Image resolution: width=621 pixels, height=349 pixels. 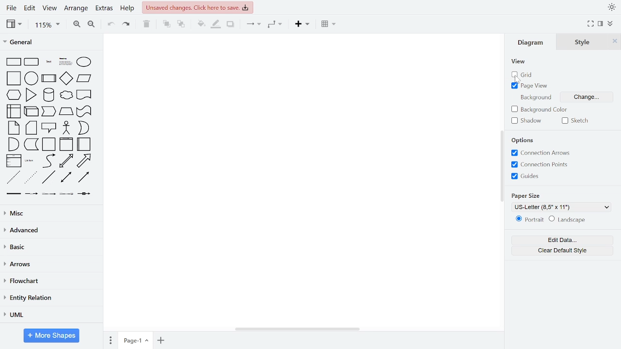 What do you see at coordinates (127, 9) in the screenshot?
I see `help` at bounding box center [127, 9].